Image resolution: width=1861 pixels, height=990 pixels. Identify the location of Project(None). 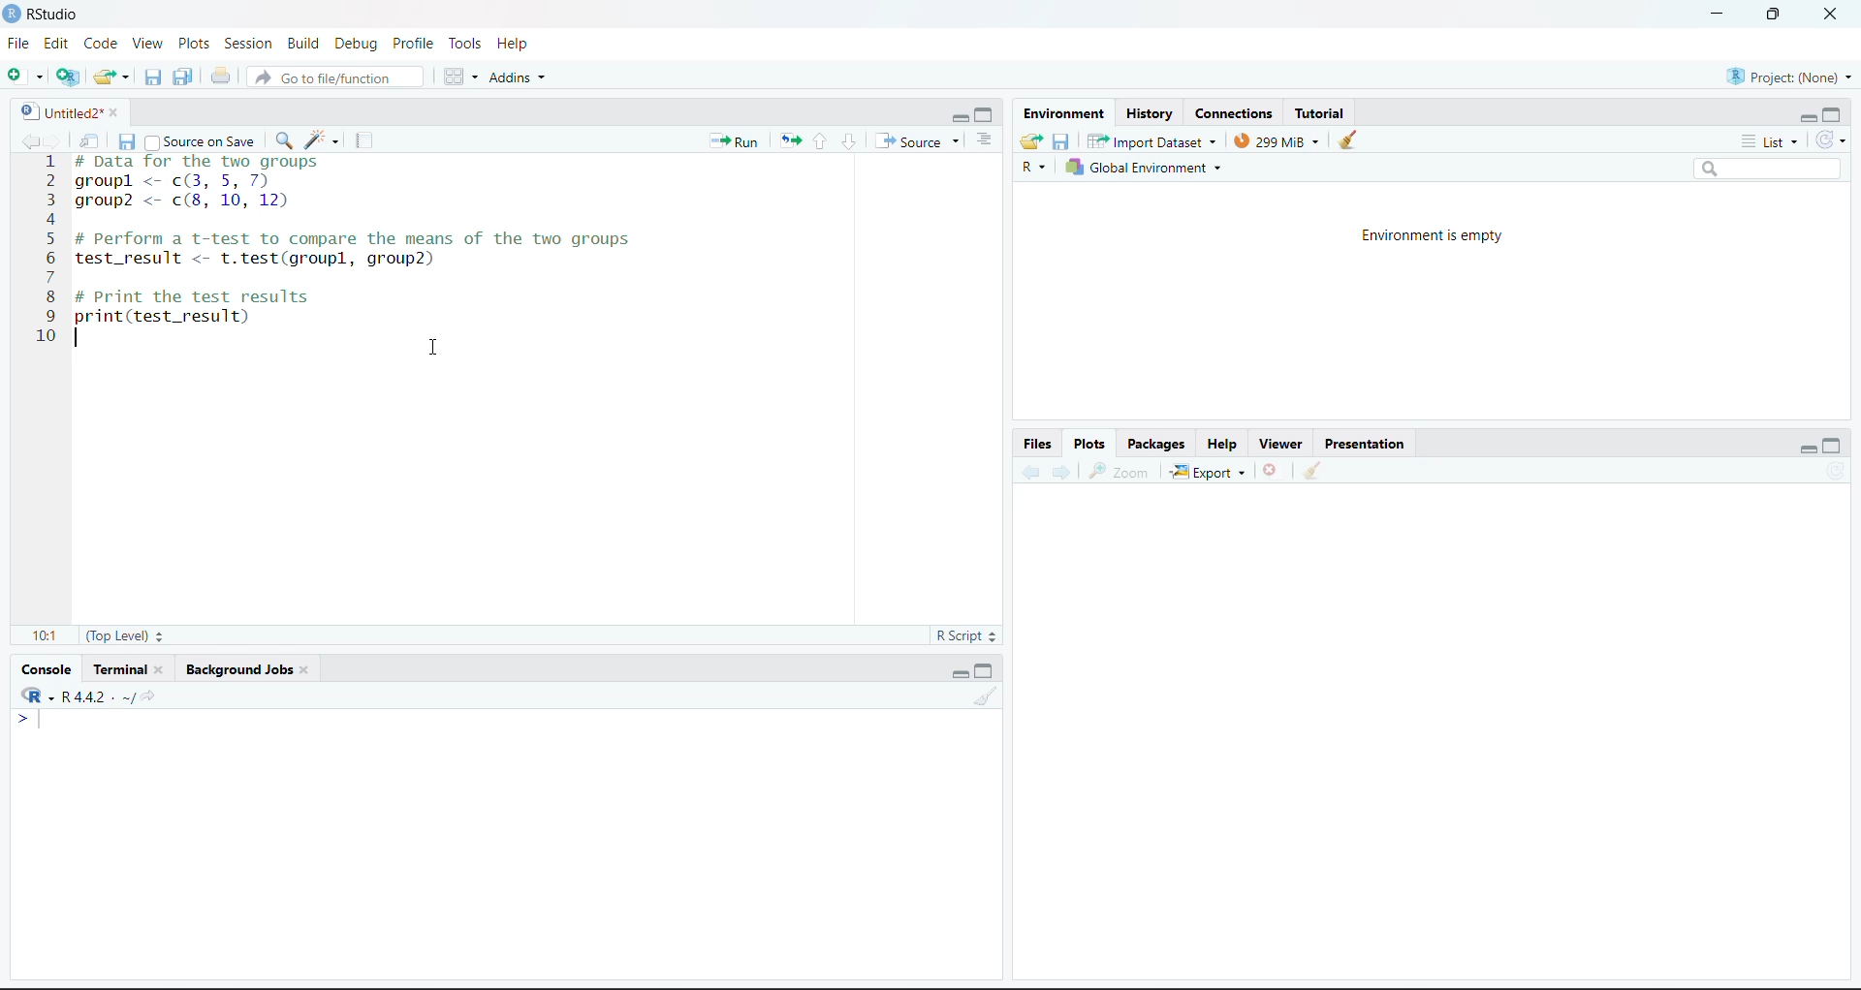
(1793, 77).